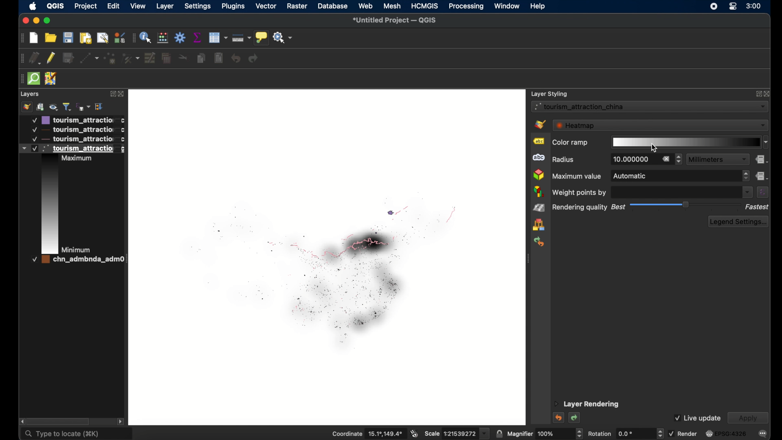 The height and width of the screenshot is (440, 782). I want to click on drag. handle, so click(132, 38).